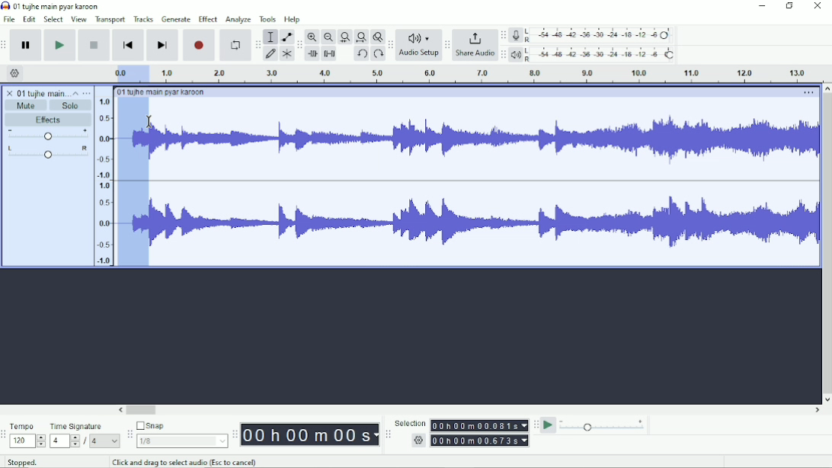 This screenshot has height=468, width=832. I want to click on Volume, so click(48, 136).